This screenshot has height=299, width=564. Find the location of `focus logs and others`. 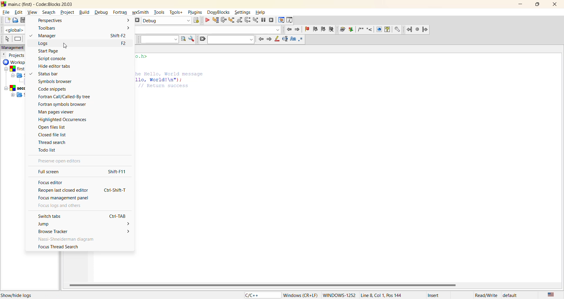

focus logs and others is located at coordinates (63, 205).